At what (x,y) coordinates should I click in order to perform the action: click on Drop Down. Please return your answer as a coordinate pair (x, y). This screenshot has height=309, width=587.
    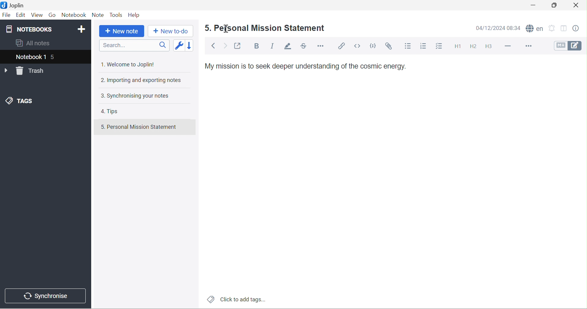
    Looking at the image, I should click on (5, 71).